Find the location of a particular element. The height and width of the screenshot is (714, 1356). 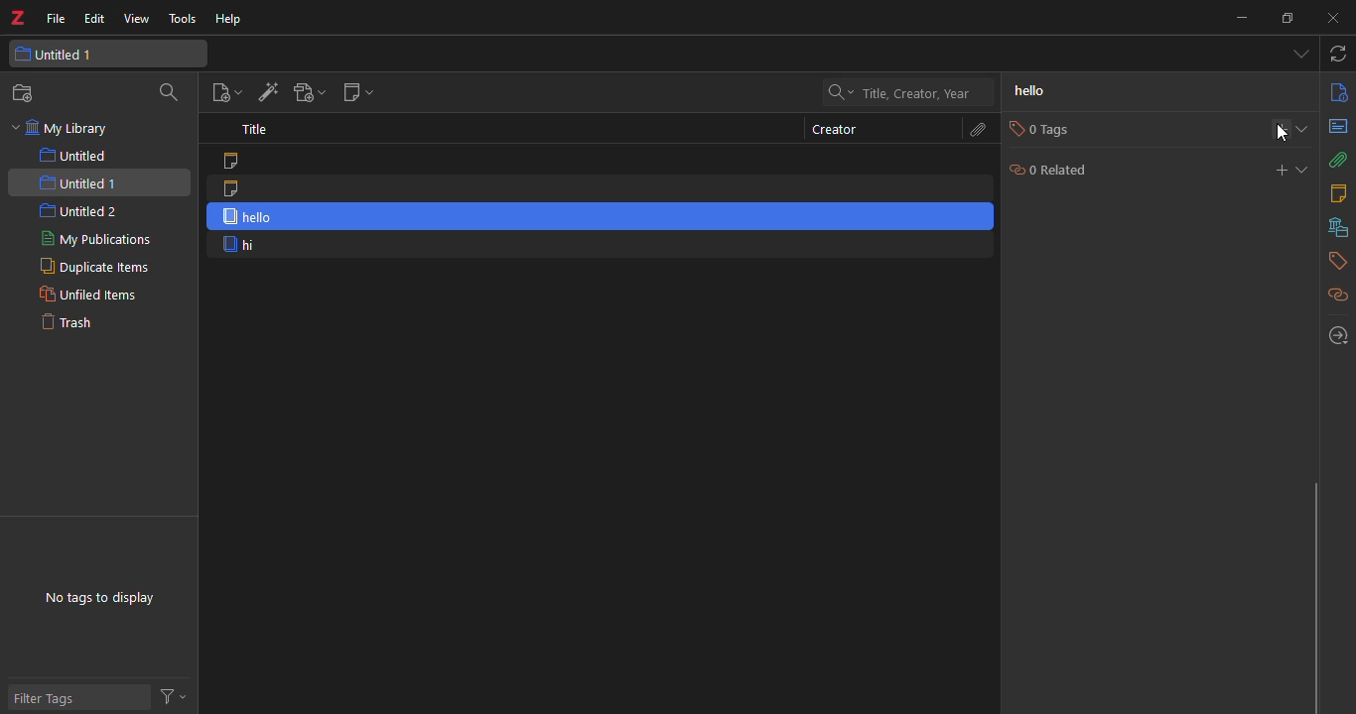

untitled 1 is located at coordinates (79, 181).